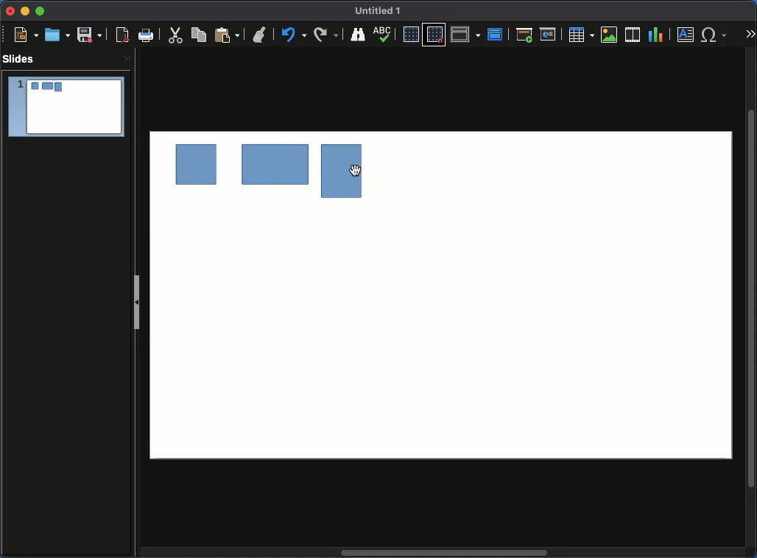 This screenshot has width=757, height=558. What do you see at coordinates (25, 12) in the screenshot?
I see `Minimize` at bounding box center [25, 12].